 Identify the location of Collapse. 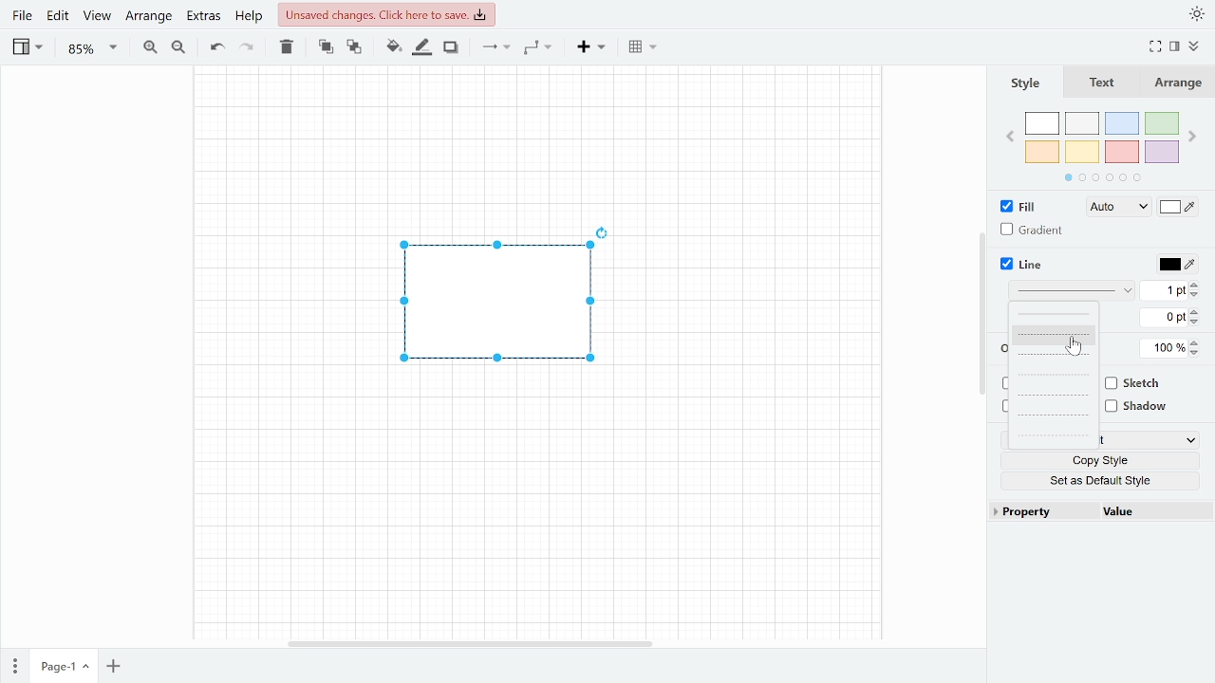
(1195, 46).